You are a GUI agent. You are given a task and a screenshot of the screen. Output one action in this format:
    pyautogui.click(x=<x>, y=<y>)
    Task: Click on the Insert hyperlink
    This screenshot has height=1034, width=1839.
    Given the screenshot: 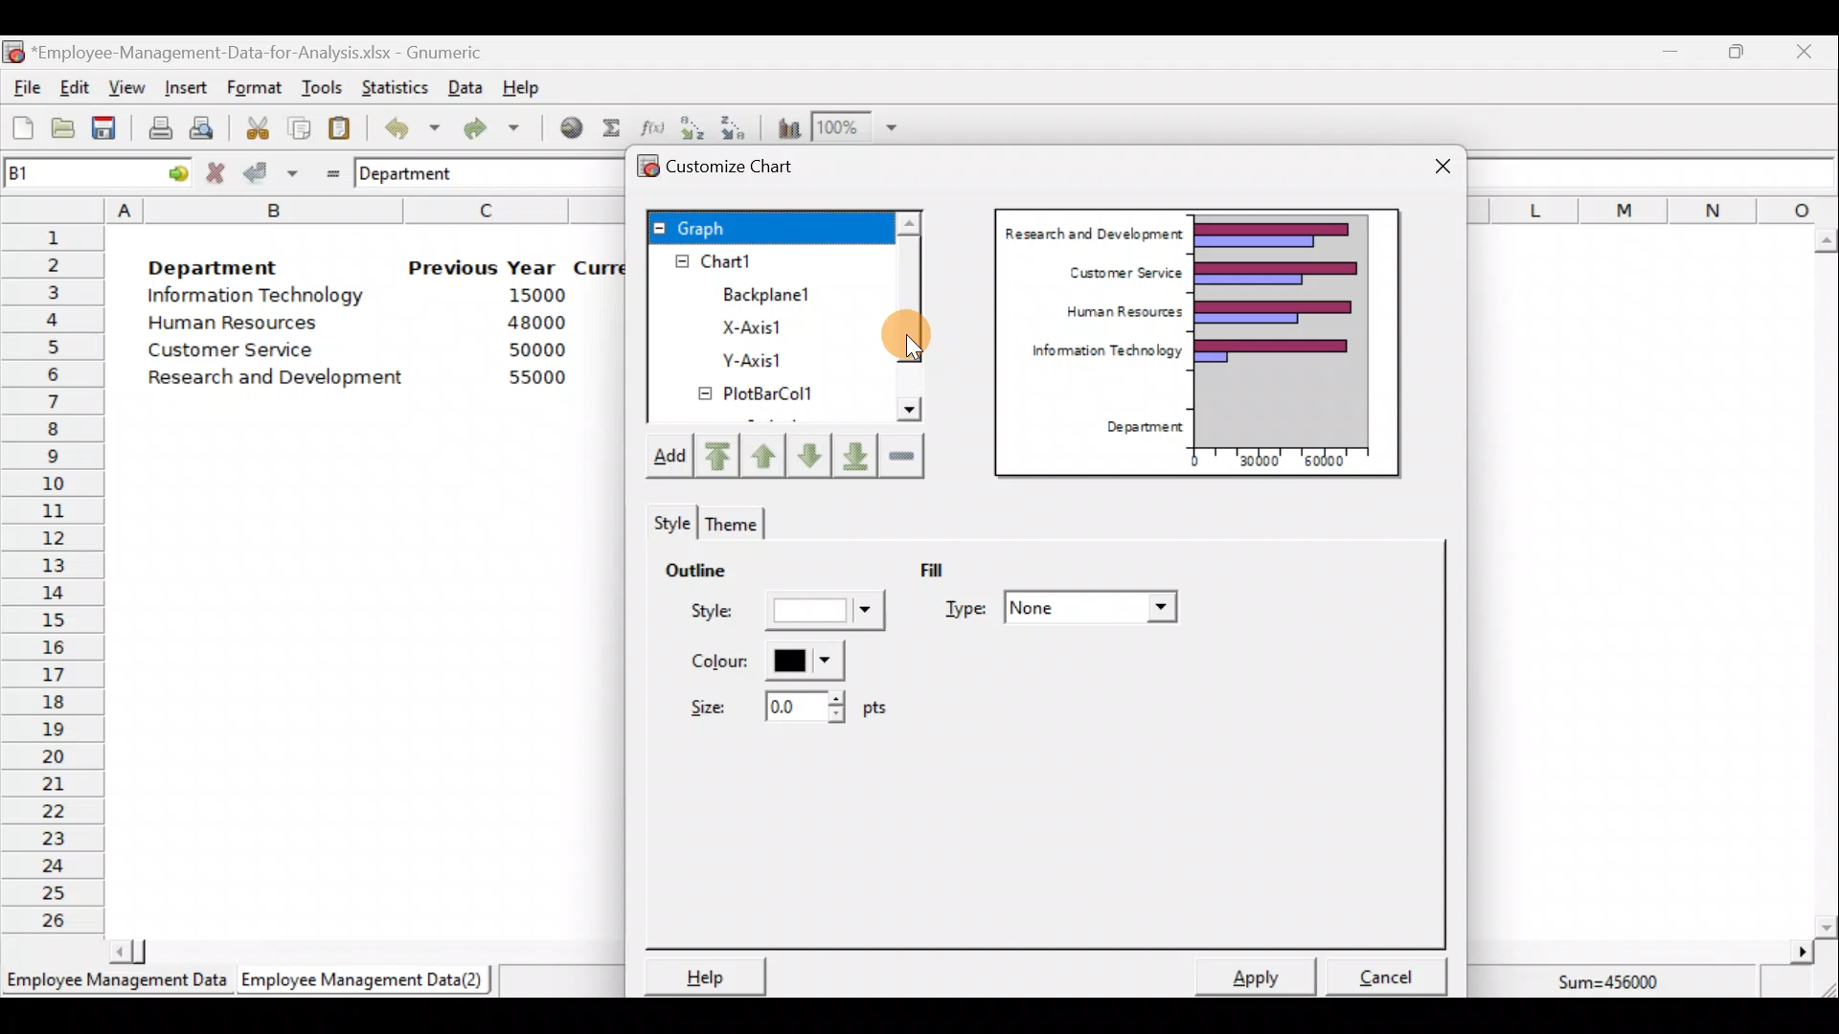 What is the action you would take?
    pyautogui.click(x=564, y=126)
    